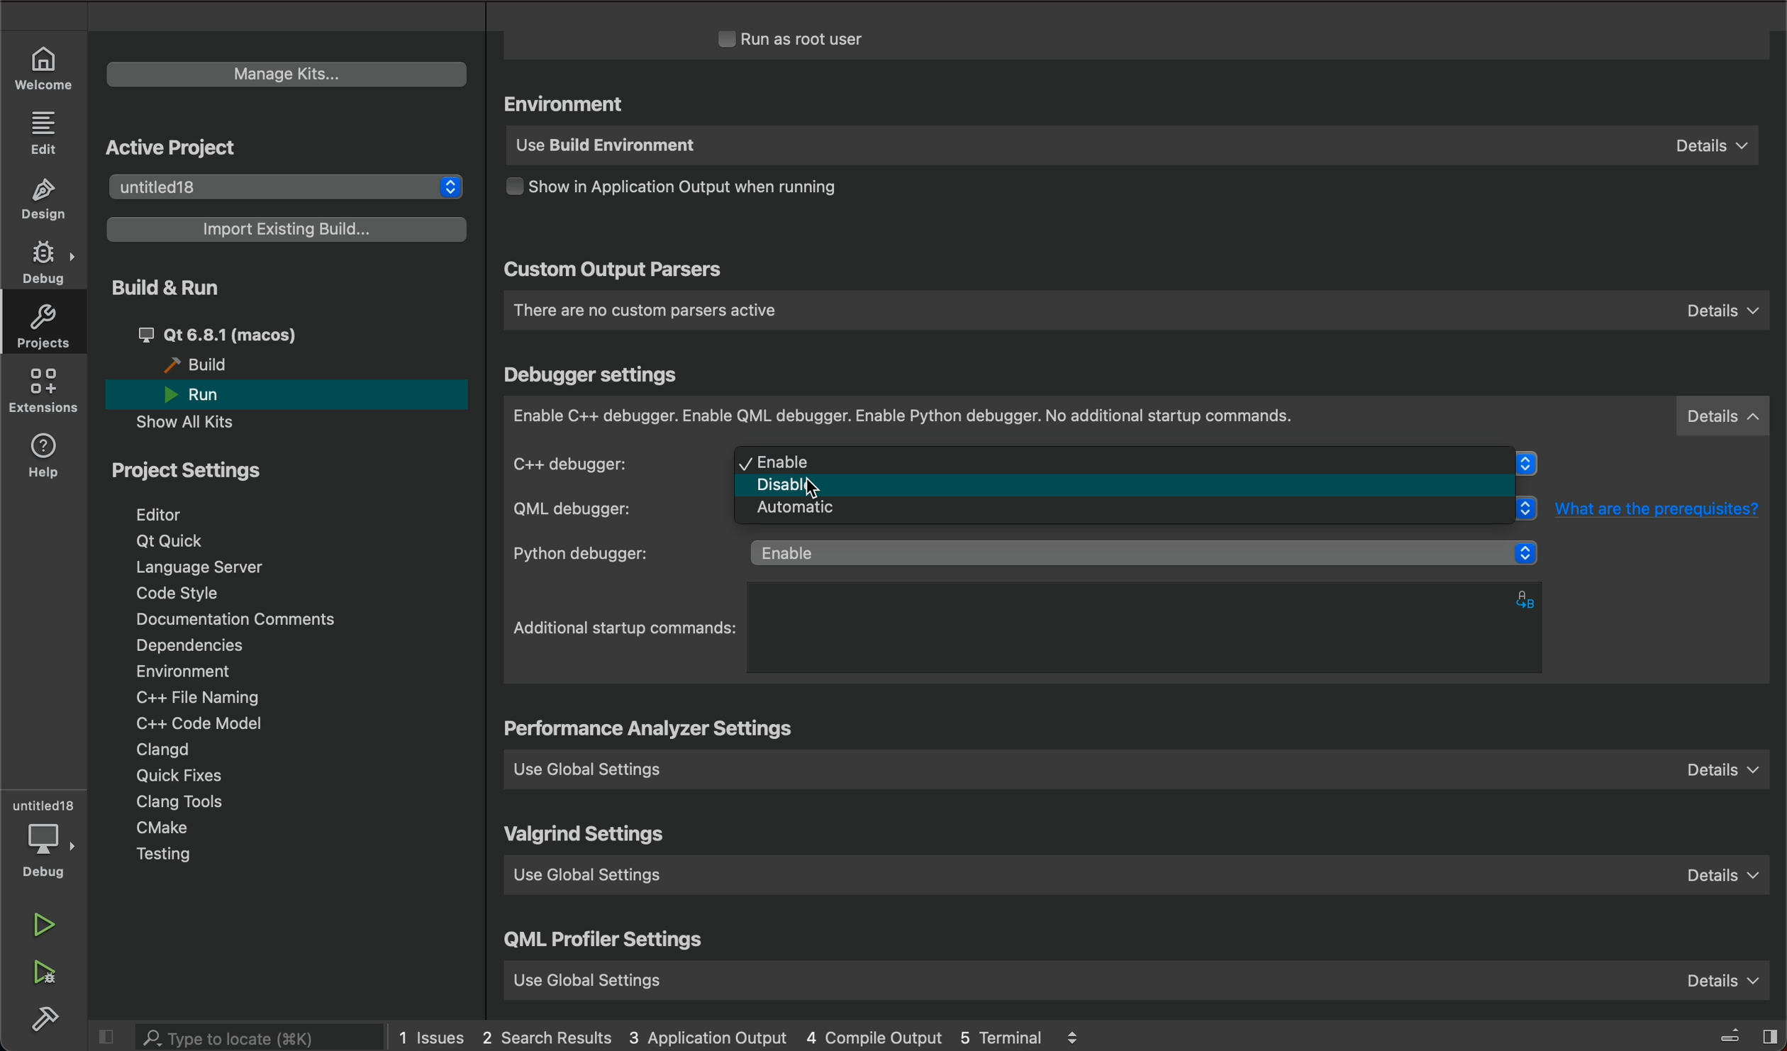 The height and width of the screenshot is (1051, 1787). What do you see at coordinates (50, 850) in the screenshot?
I see `debug` at bounding box center [50, 850].